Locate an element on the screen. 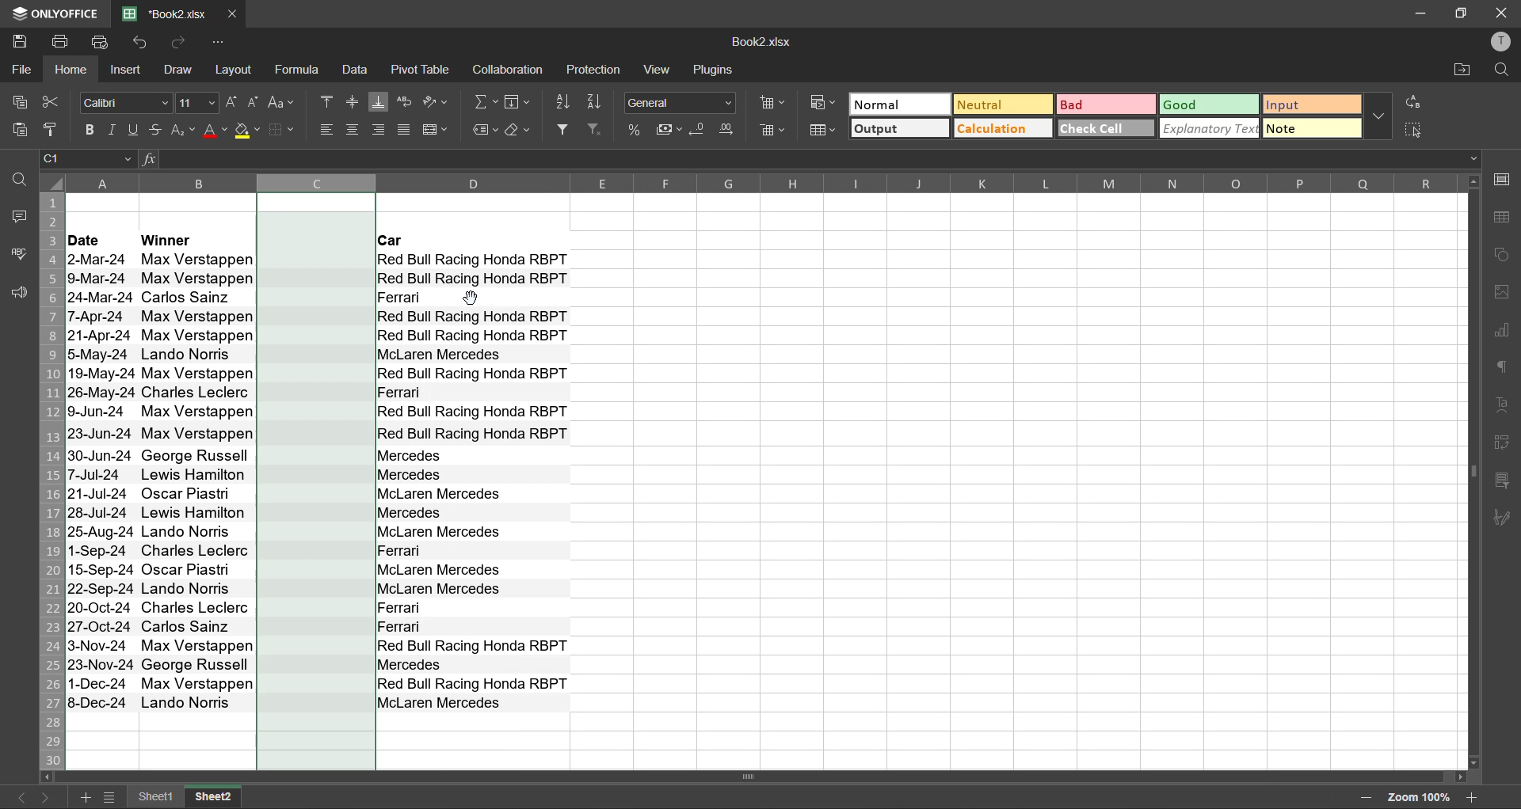 The image size is (1521, 809). good is located at coordinates (1210, 106).